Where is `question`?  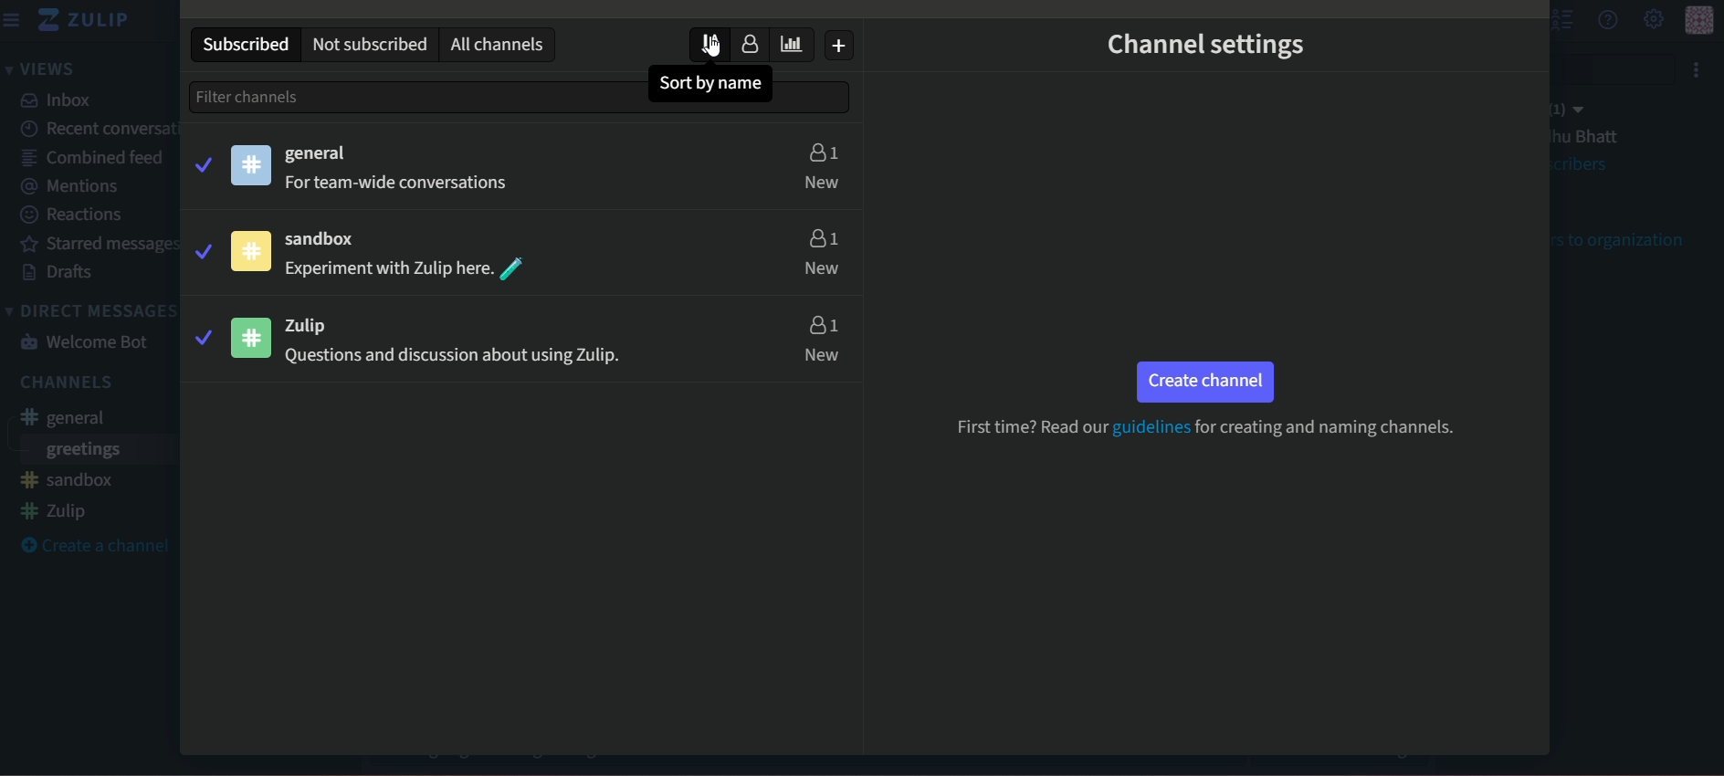 question is located at coordinates (1607, 20).